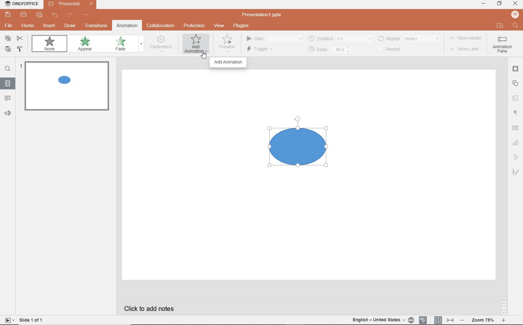 This screenshot has height=325, width=523. I want to click on paragraph settings, so click(516, 112).